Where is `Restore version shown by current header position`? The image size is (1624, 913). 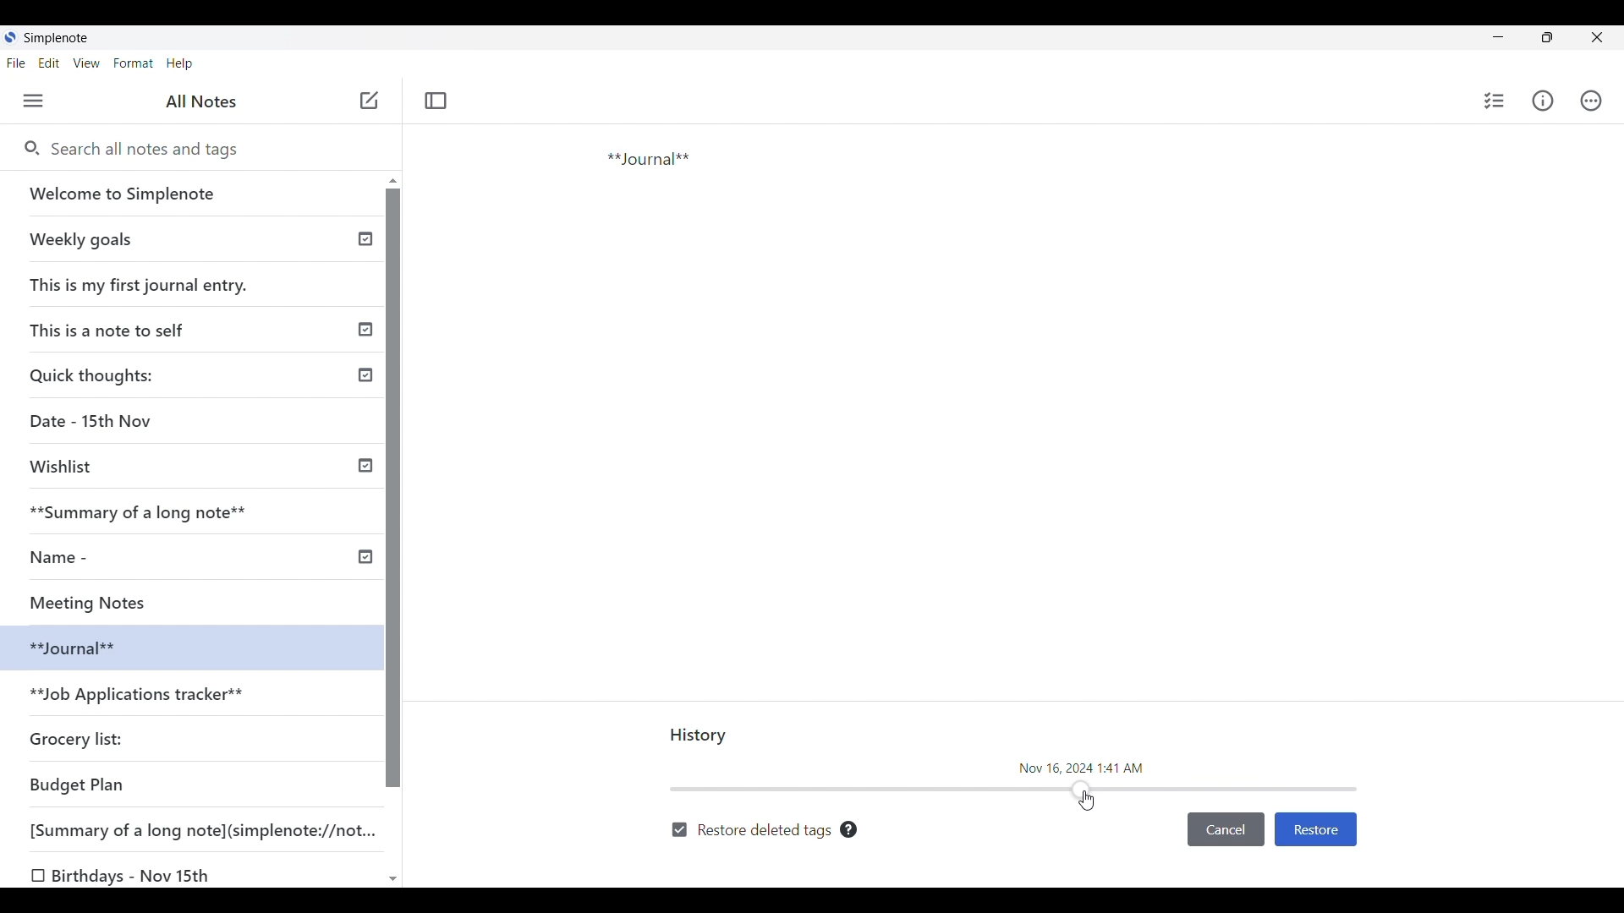 Restore version shown by current header position is located at coordinates (1315, 830).